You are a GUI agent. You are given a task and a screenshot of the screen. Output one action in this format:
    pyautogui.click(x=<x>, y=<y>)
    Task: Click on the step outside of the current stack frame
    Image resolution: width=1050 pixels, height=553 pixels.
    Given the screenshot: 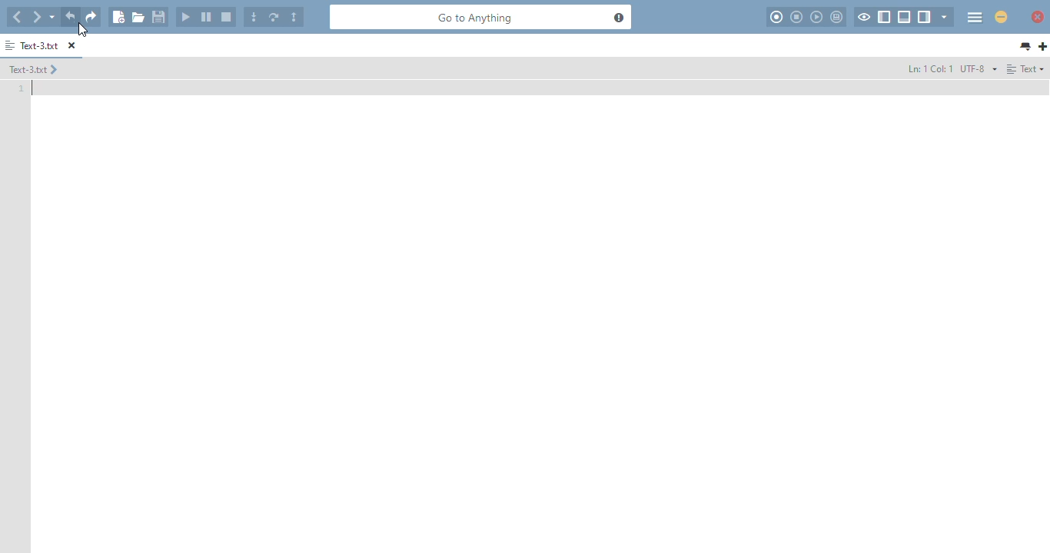 What is the action you would take?
    pyautogui.click(x=294, y=17)
    